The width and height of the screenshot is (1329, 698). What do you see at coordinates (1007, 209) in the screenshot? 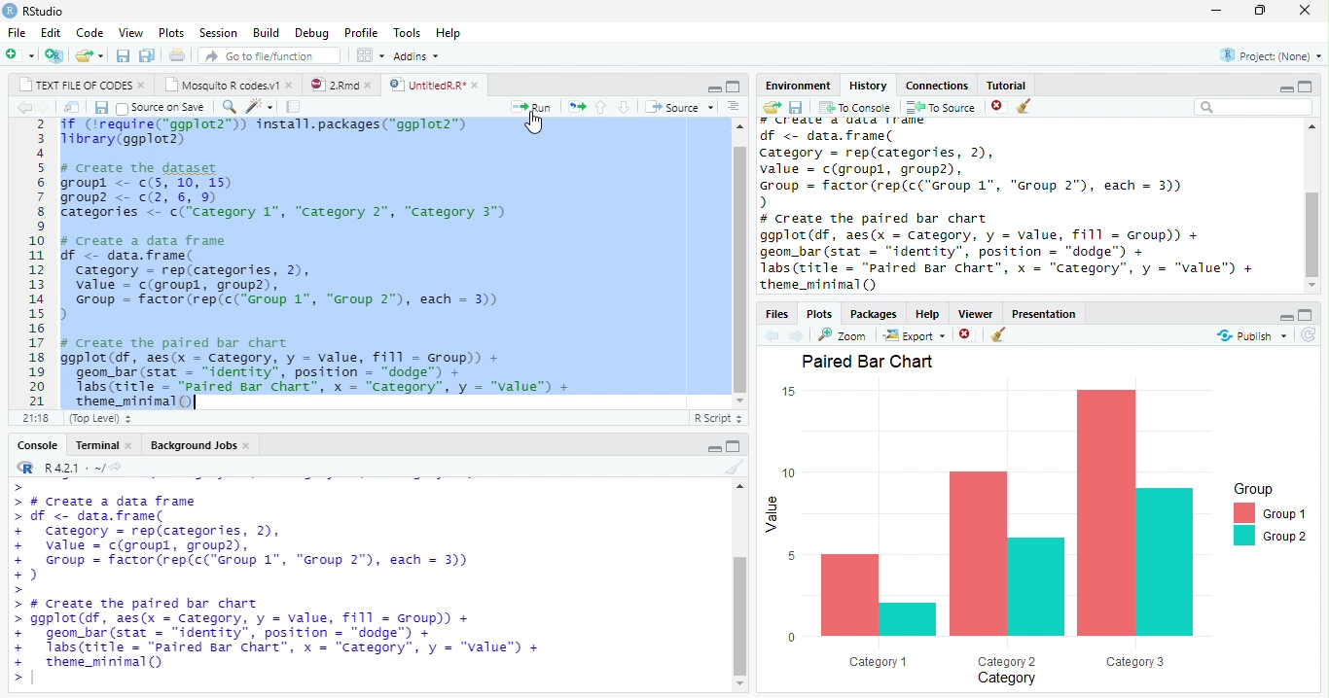
I see `df <- data. frame(

category = rep(categories, 2),

value = c(groupl, group),

Group = factor (rep(c("Group 1", "Group 2"), each = 3))

>

# Create the paired bar chart

ggplot(df, aes(x = Category, y = value, fill = Group)) +
geon_bar (stat = "identity", position = "dodge”) +

Tabs (title = "paired Bar chart”, x = "Category", y = "value") +
theme_minimal ()` at bounding box center [1007, 209].